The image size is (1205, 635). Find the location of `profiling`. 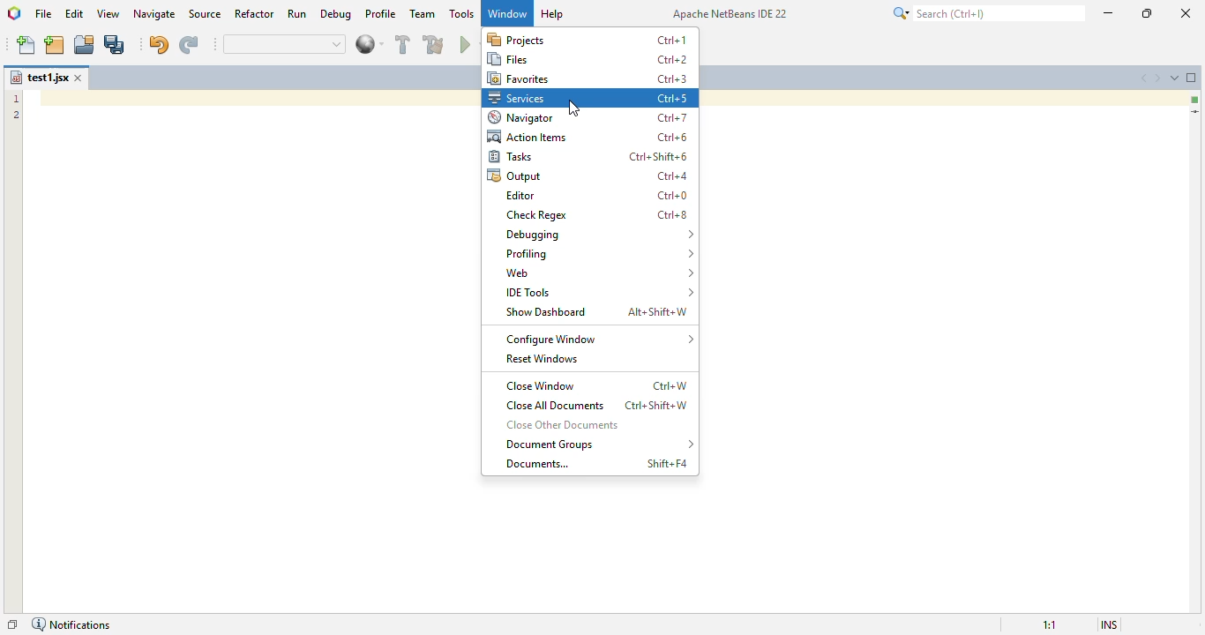

profiling is located at coordinates (597, 254).